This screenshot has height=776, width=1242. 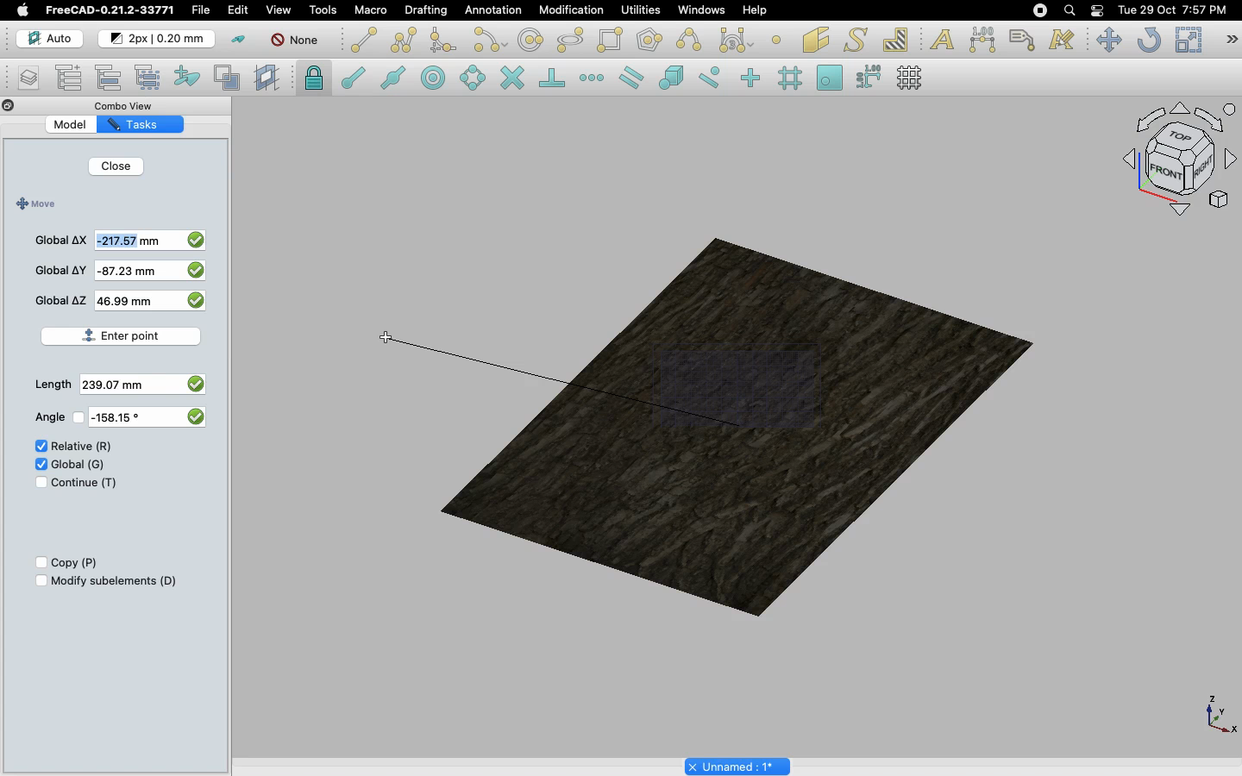 What do you see at coordinates (315, 80) in the screenshot?
I see `lock` at bounding box center [315, 80].